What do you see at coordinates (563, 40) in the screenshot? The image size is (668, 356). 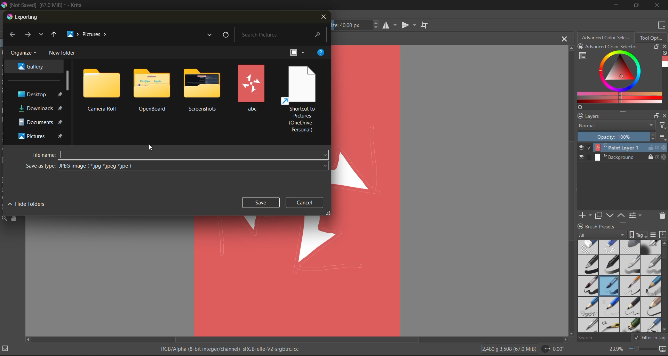 I see `close tab` at bounding box center [563, 40].